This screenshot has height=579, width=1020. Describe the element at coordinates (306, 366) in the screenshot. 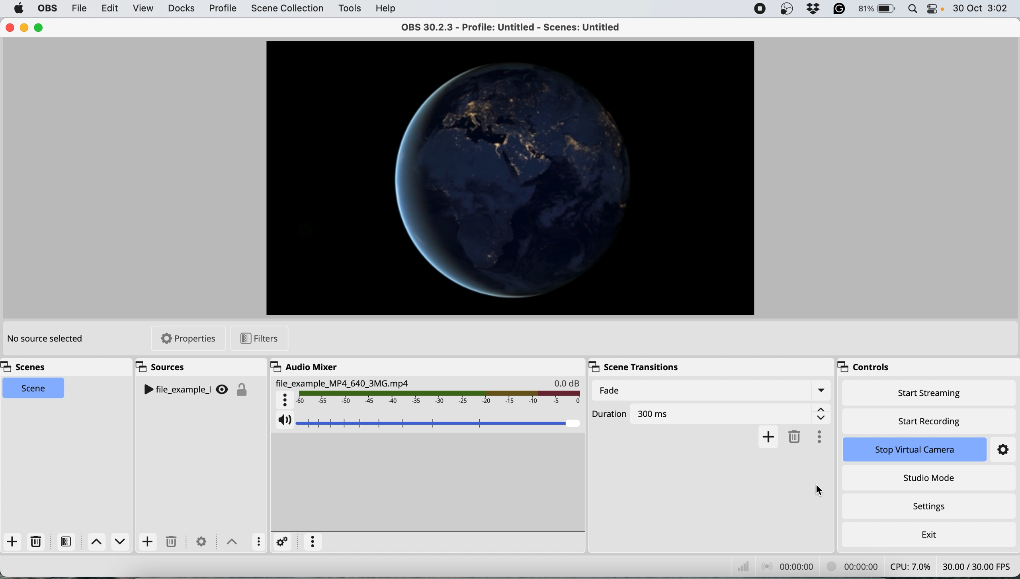

I see `audio mixer` at that location.